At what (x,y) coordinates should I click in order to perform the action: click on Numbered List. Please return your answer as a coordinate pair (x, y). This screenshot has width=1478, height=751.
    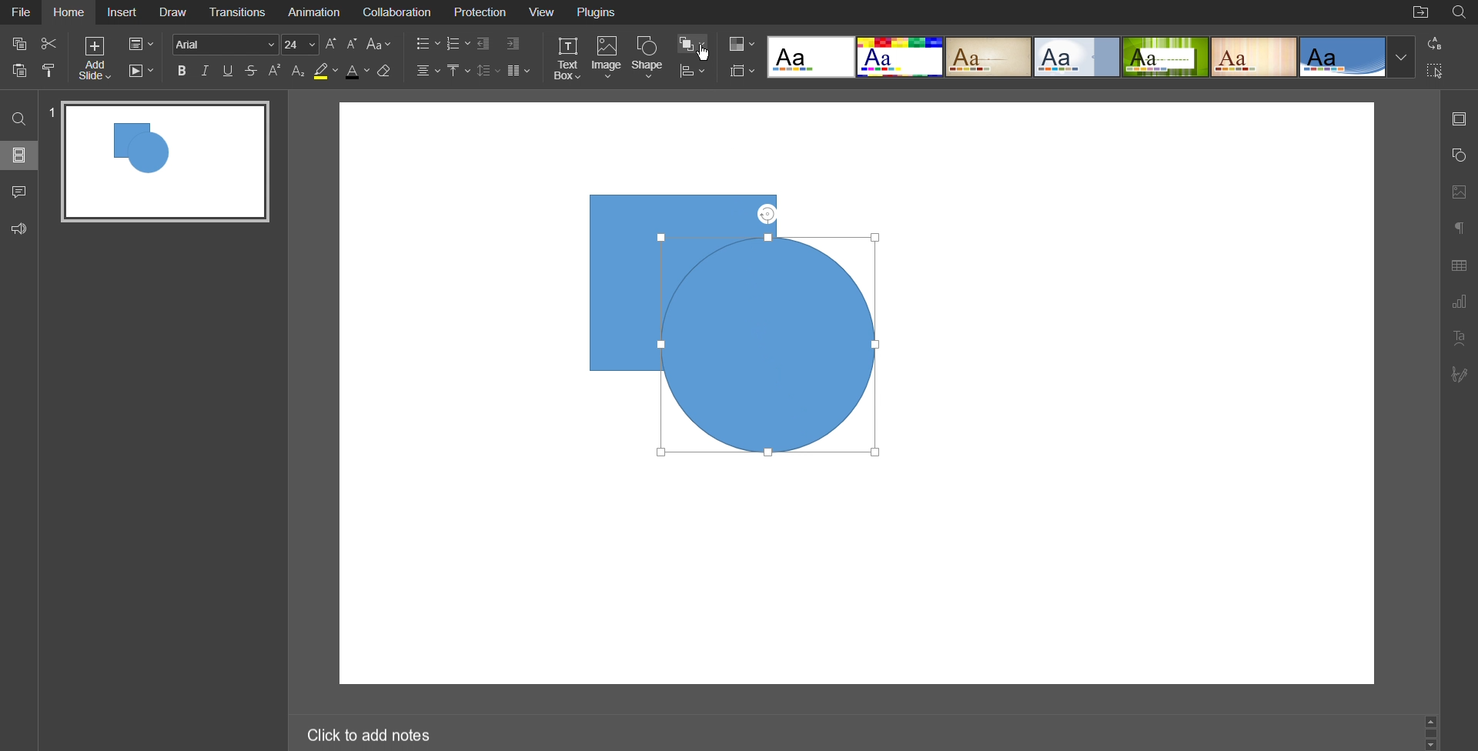
    Looking at the image, I should click on (458, 43).